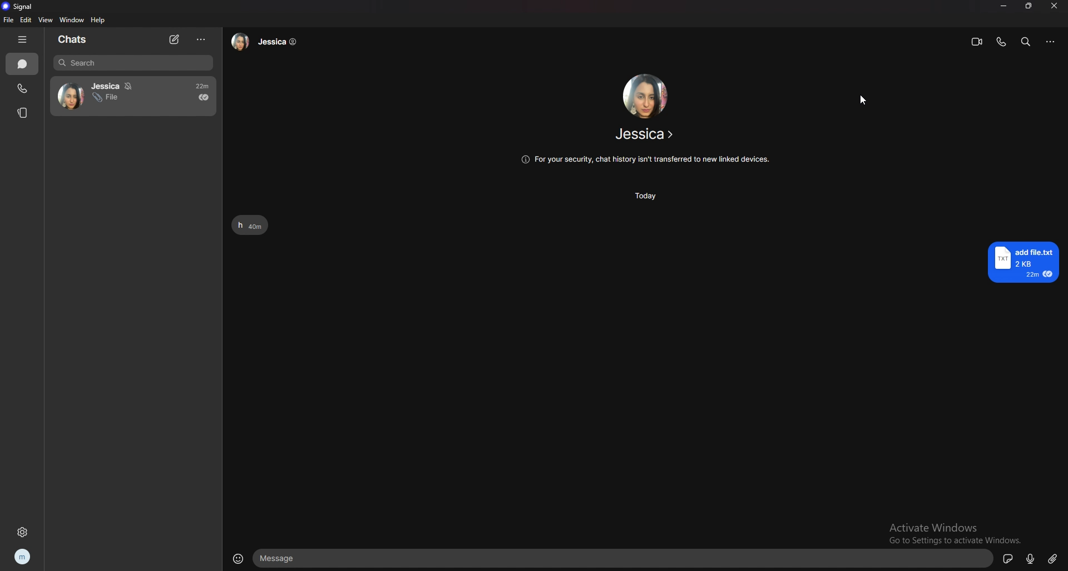 This screenshot has height=571, width=1068. What do you see at coordinates (204, 97) in the screenshot?
I see `seen` at bounding box center [204, 97].